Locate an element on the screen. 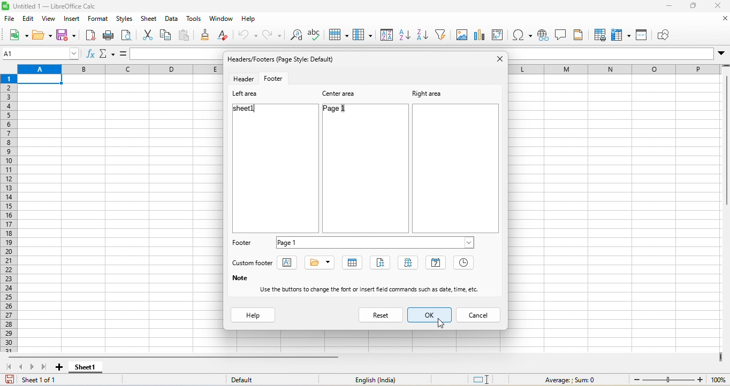 The image size is (730, 386). sheet is located at coordinates (149, 20).